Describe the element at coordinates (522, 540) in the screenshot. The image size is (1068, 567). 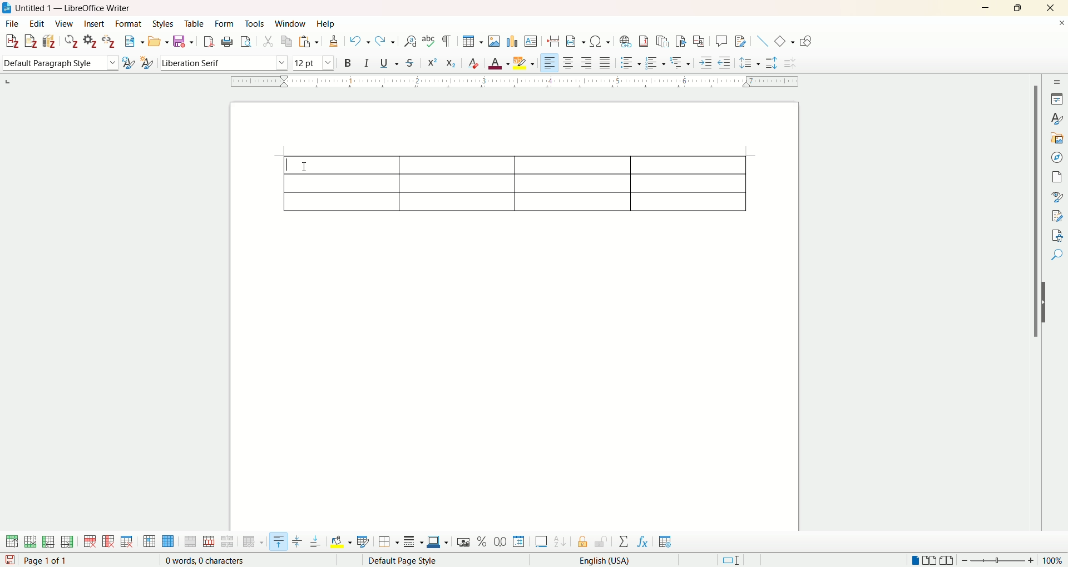
I see `format as number` at that location.